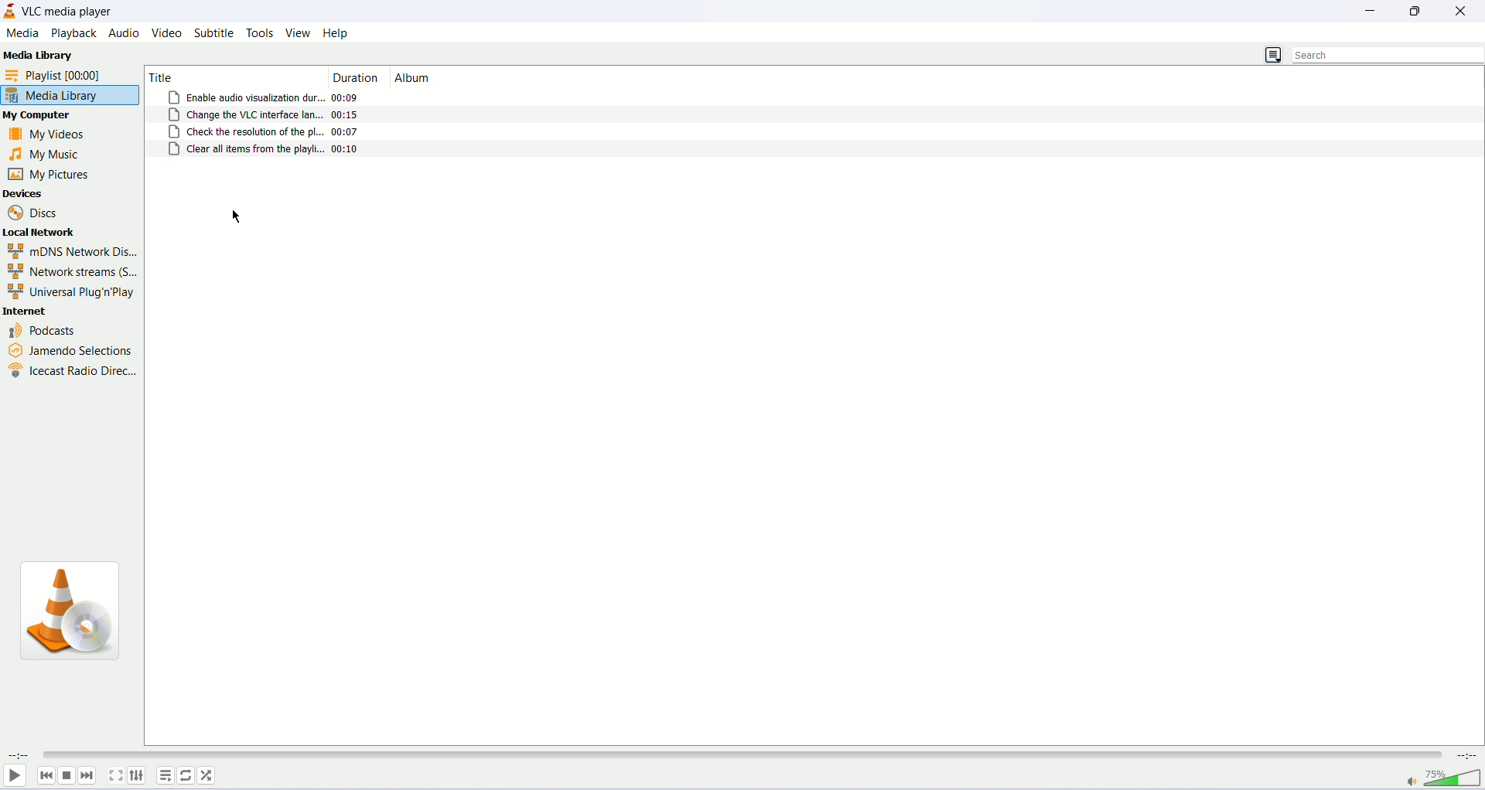  I want to click on network streams, so click(73, 270).